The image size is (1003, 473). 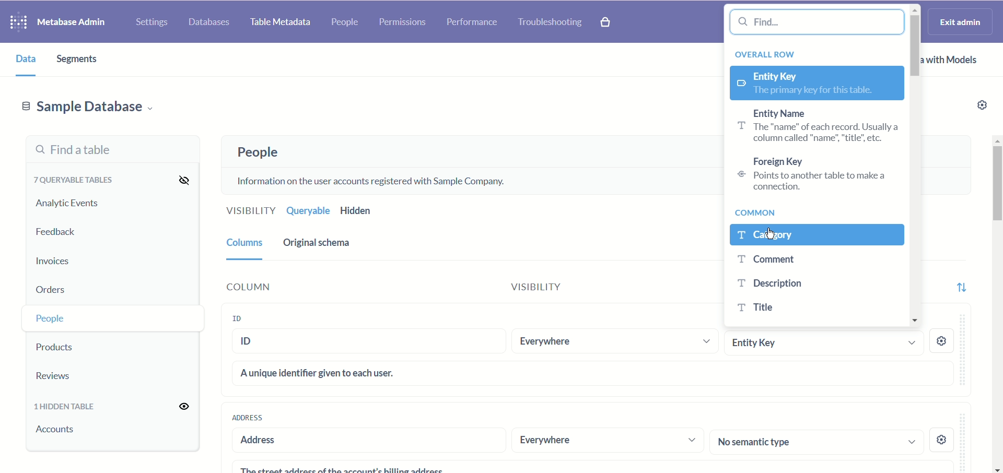 What do you see at coordinates (68, 407) in the screenshot?
I see `1 hidden table` at bounding box center [68, 407].